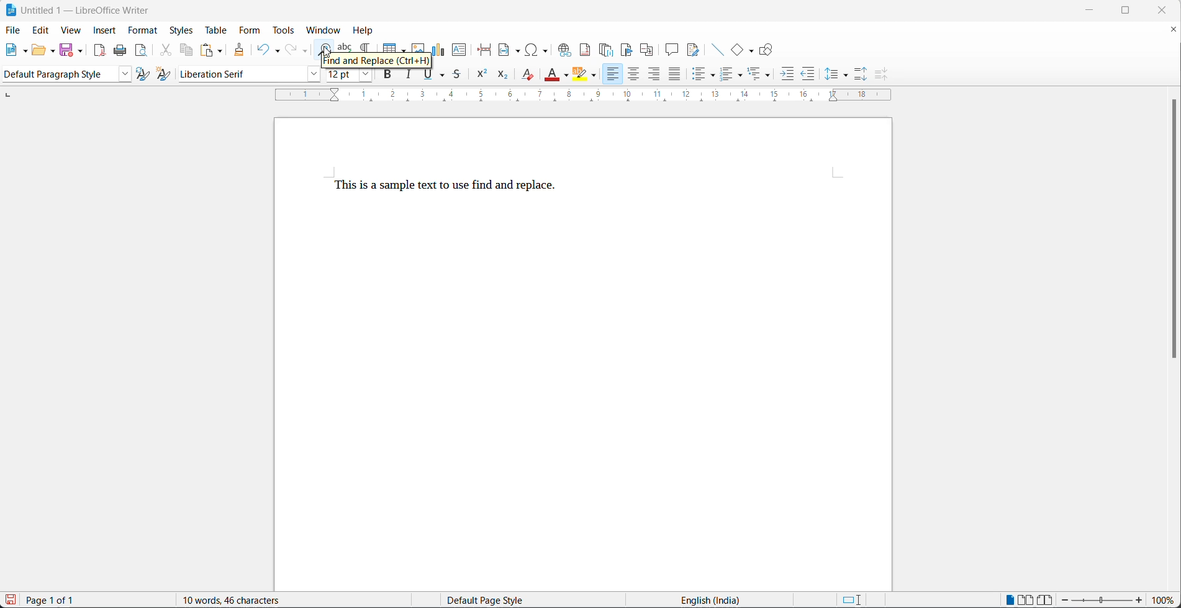  What do you see at coordinates (345, 46) in the screenshot?
I see `spellings` at bounding box center [345, 46].